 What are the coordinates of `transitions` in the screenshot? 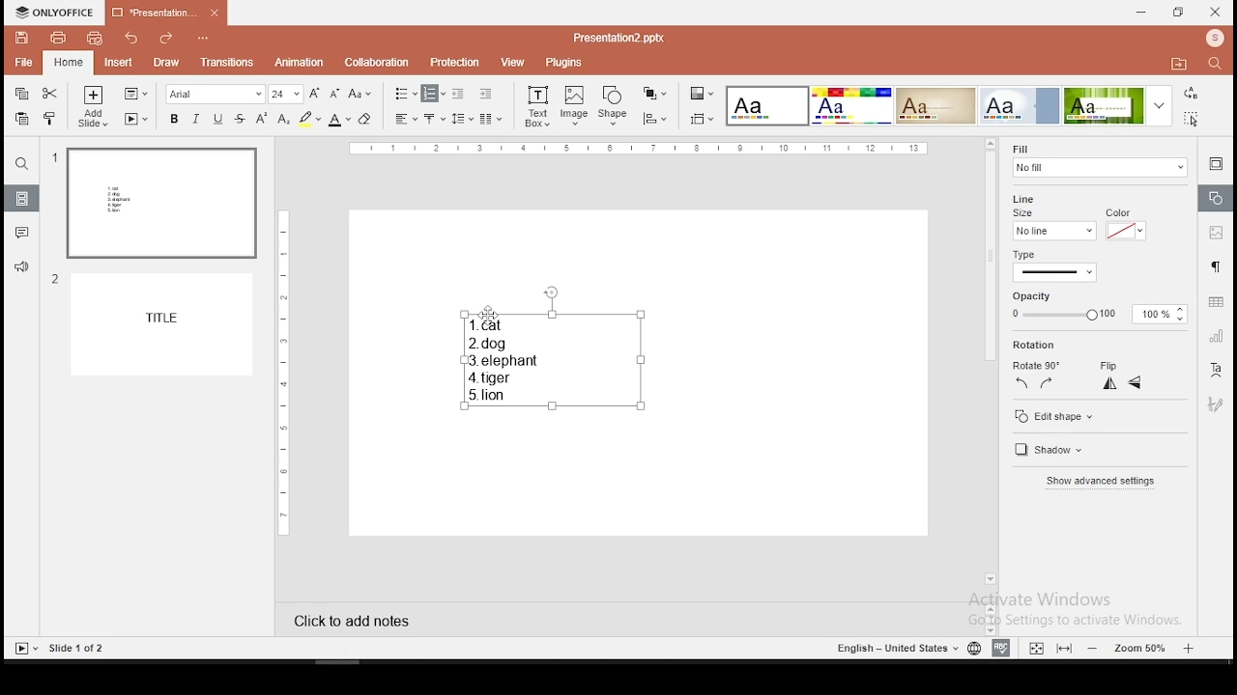 It's located at (224, 64).